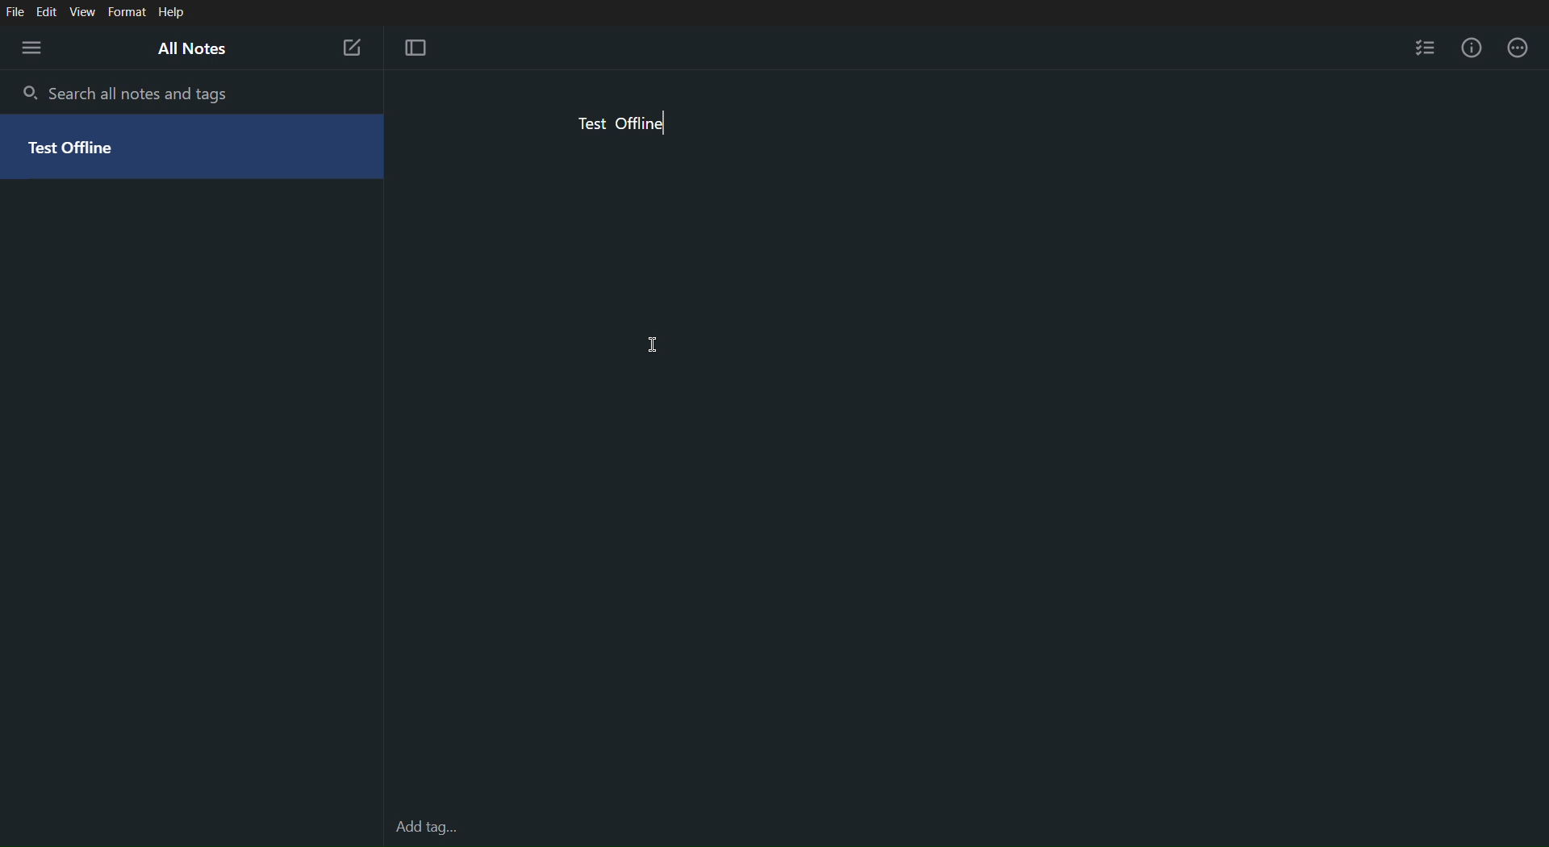 The width and height of the screenshot is (1549, 847). Describe the element at coordinates (1426, 50) in the screenshot. I see `Checklist` at that location.